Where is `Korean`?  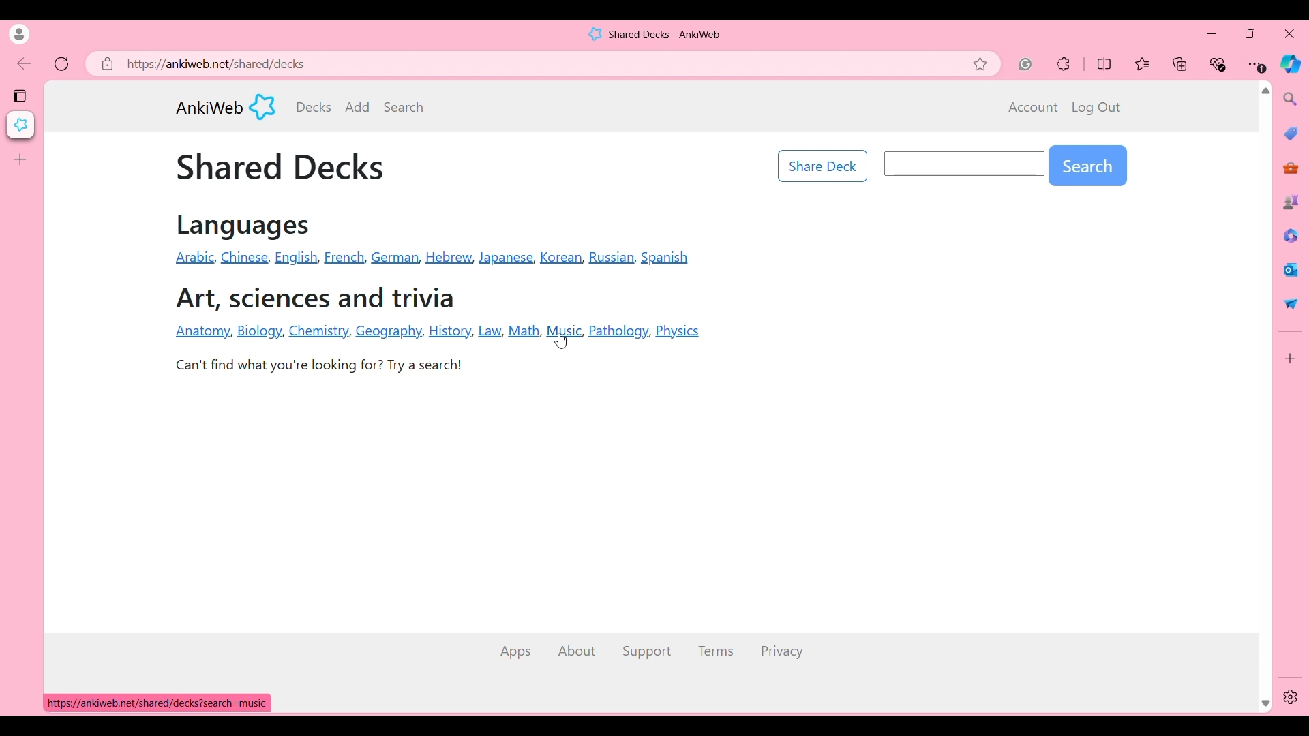 Korean is located at coordinates (558, 257).